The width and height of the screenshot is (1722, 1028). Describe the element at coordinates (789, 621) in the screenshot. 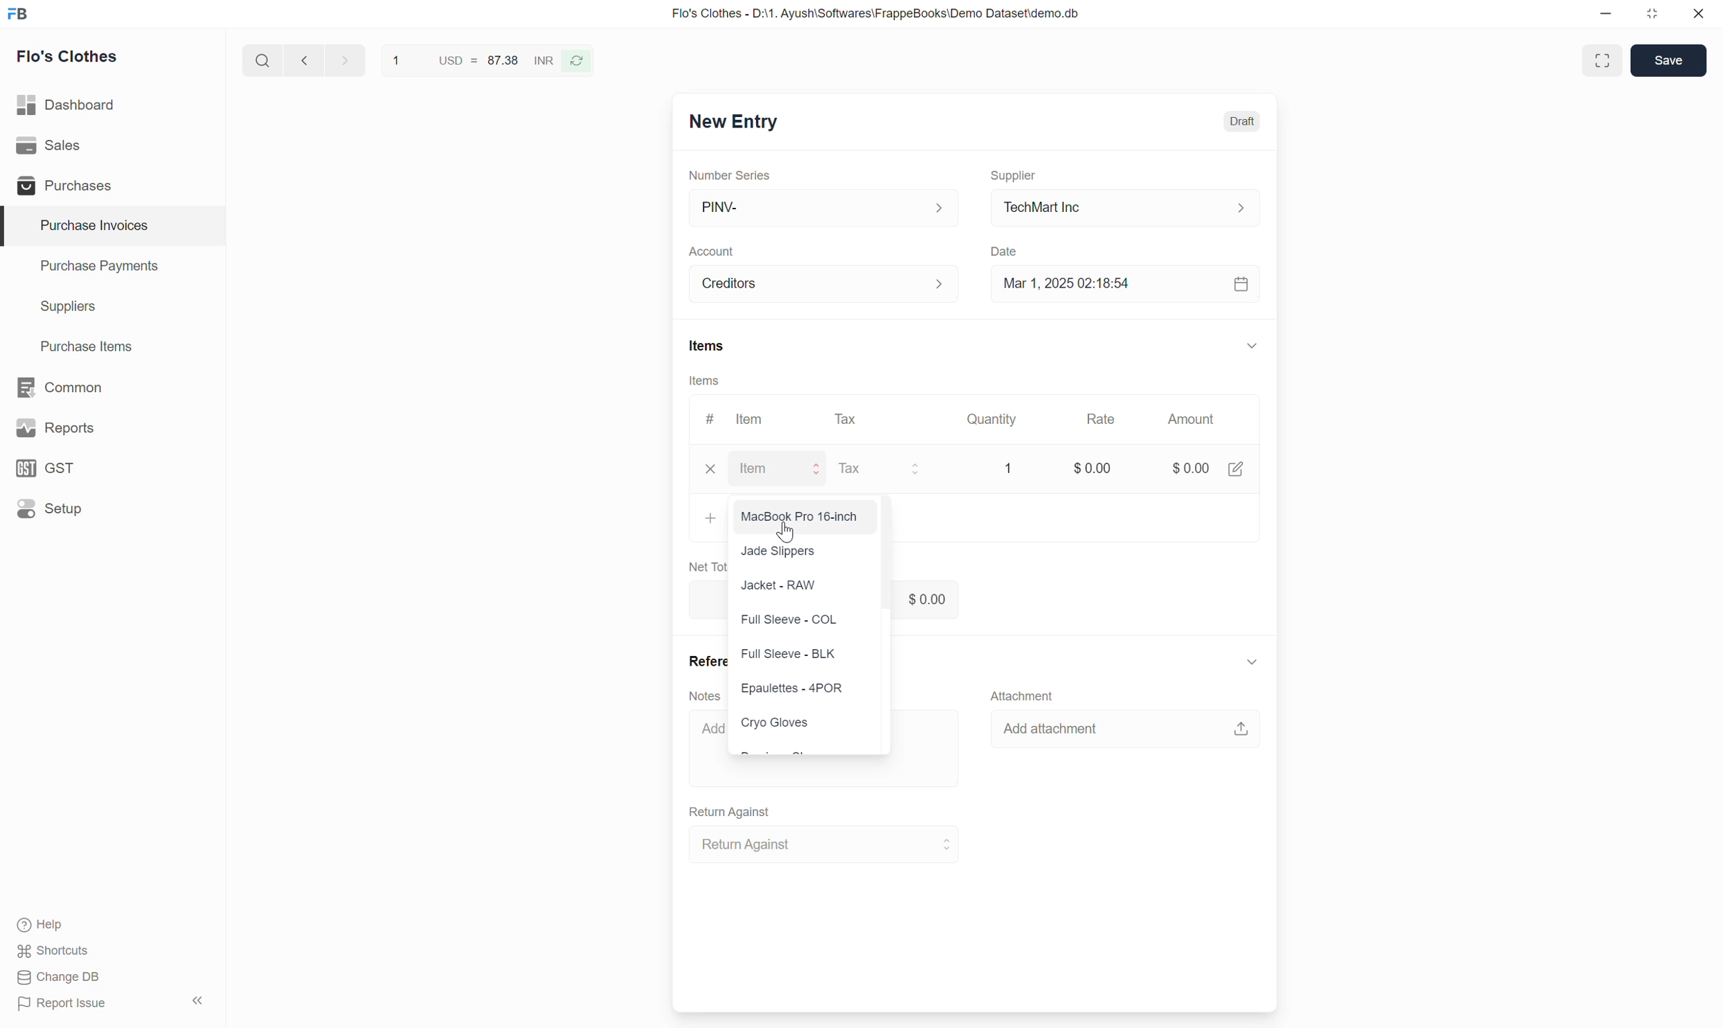

I see `Full Sleeve - COL` at that location.